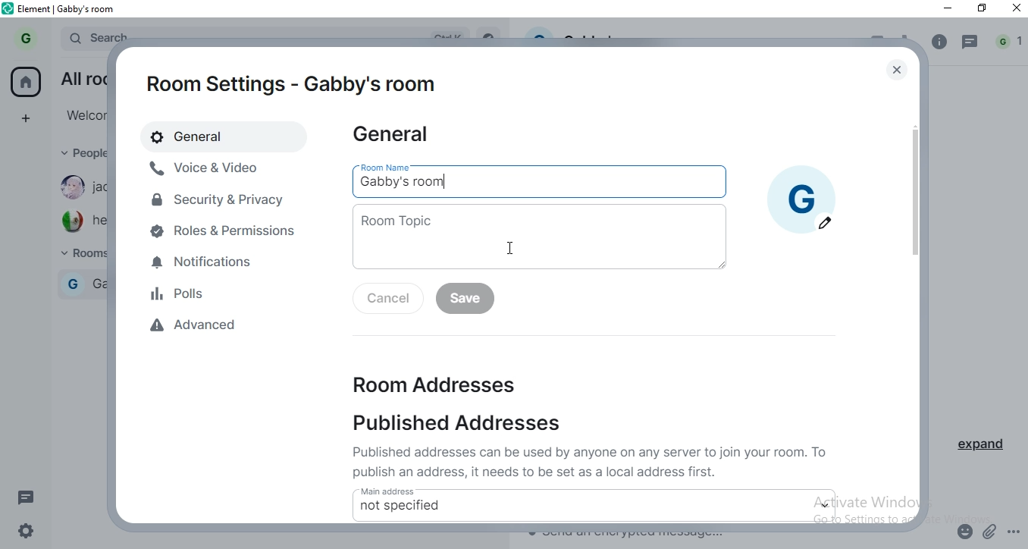  Describe the element at coordinates (987, 448) in the screenshot. I see `expand` at that location.